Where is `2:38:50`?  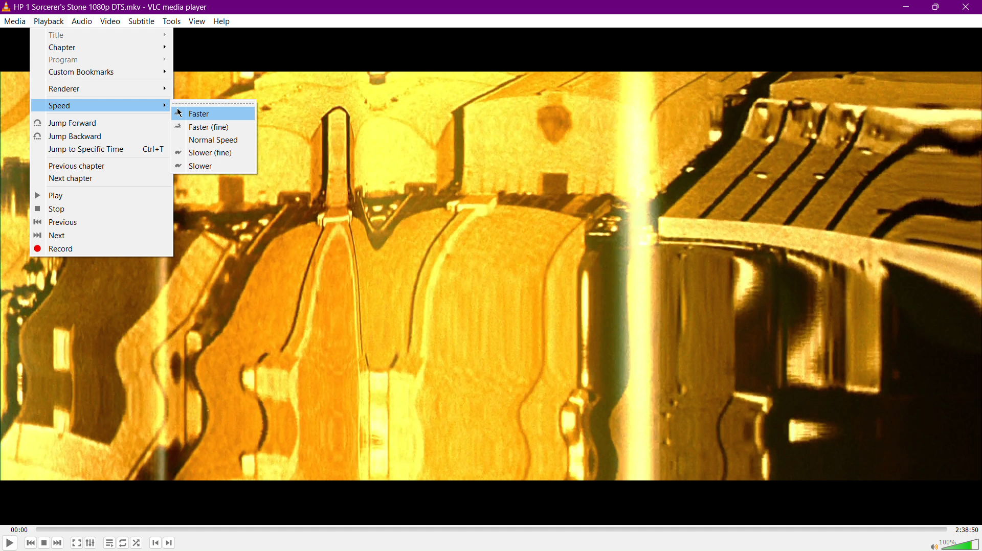
2:38:50 is located at coordinates (964, 529).